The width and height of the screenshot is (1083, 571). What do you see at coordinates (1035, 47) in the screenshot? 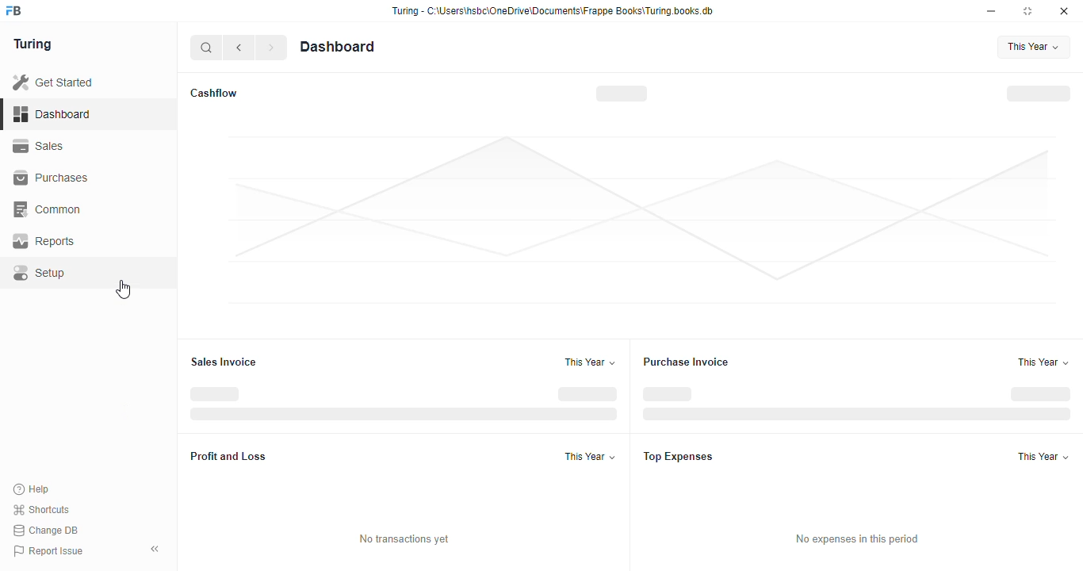
I see `this year` at bounding box center [1035, 47].